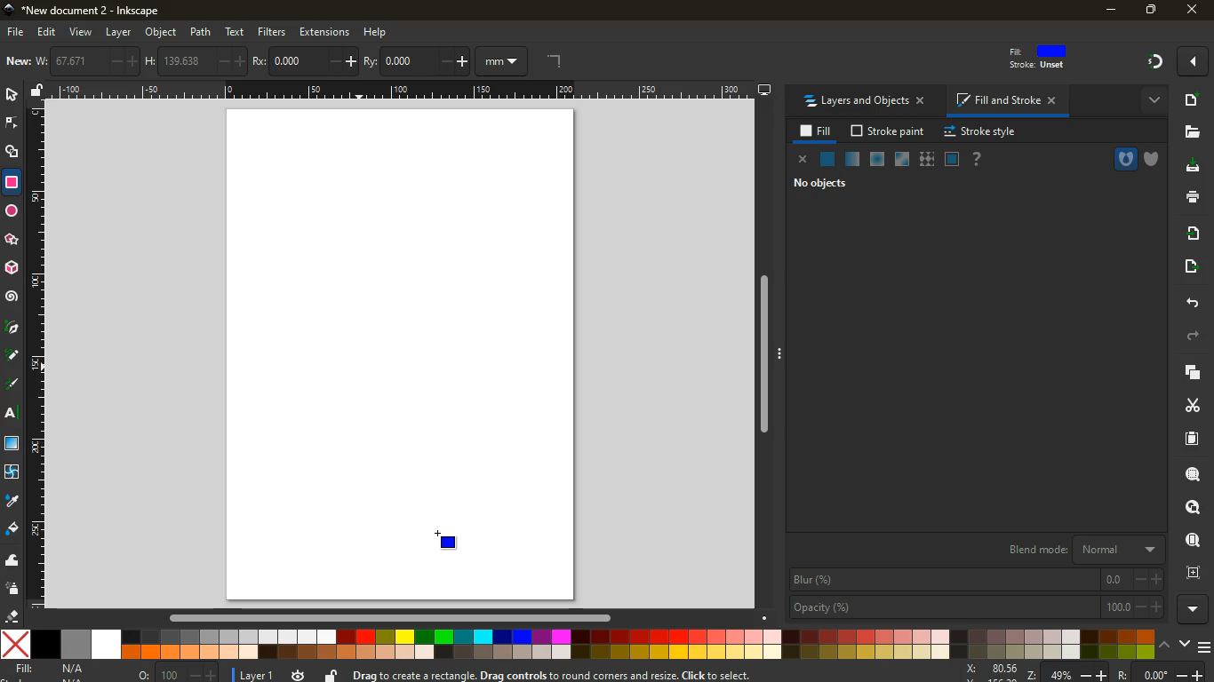 The image size is (1214, 682). I want to click on minimize, so click(1109, 11).